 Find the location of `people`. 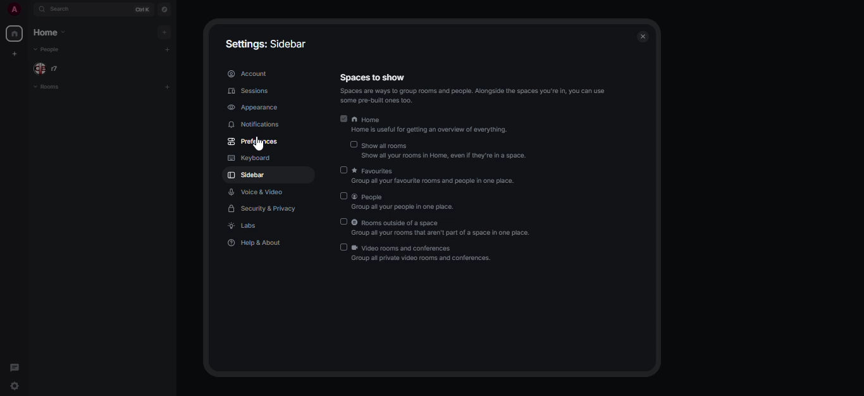

people is located at coordinates (49, 69).